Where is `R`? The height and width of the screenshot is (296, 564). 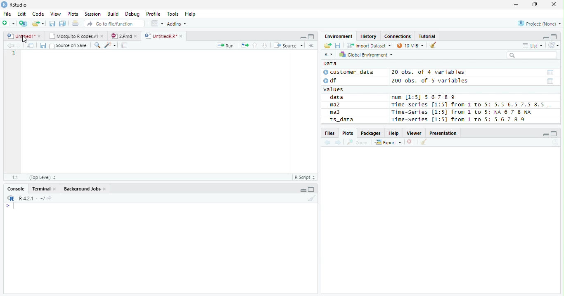 R is located at coordinates (328, 55).